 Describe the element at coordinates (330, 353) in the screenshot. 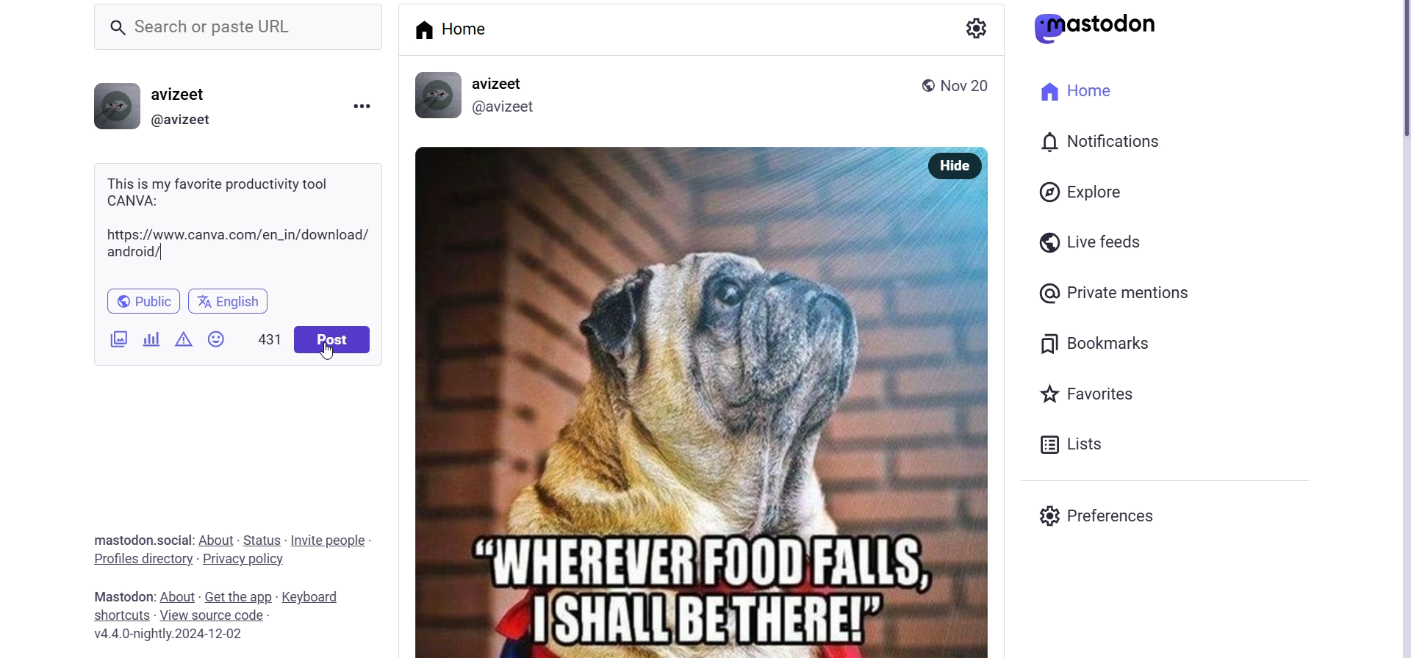

I see `cursor` at that location.